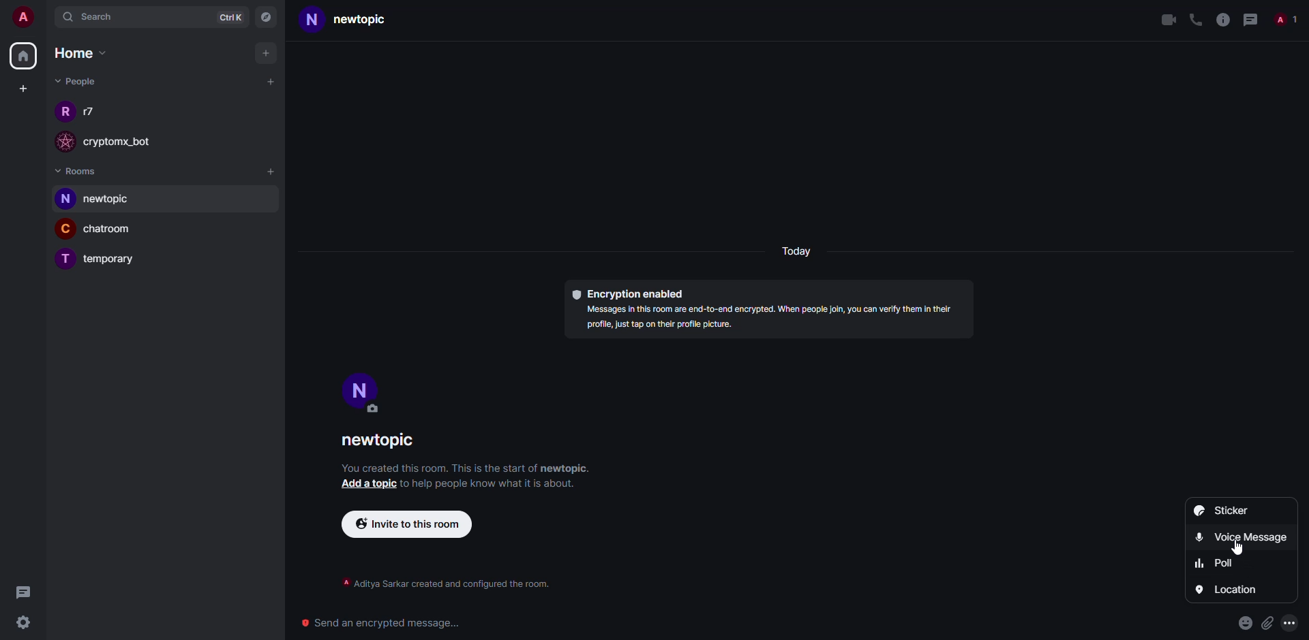  Describe the element at coordinates (1224, 511) in the screenshot. I see `sticker` at that location.